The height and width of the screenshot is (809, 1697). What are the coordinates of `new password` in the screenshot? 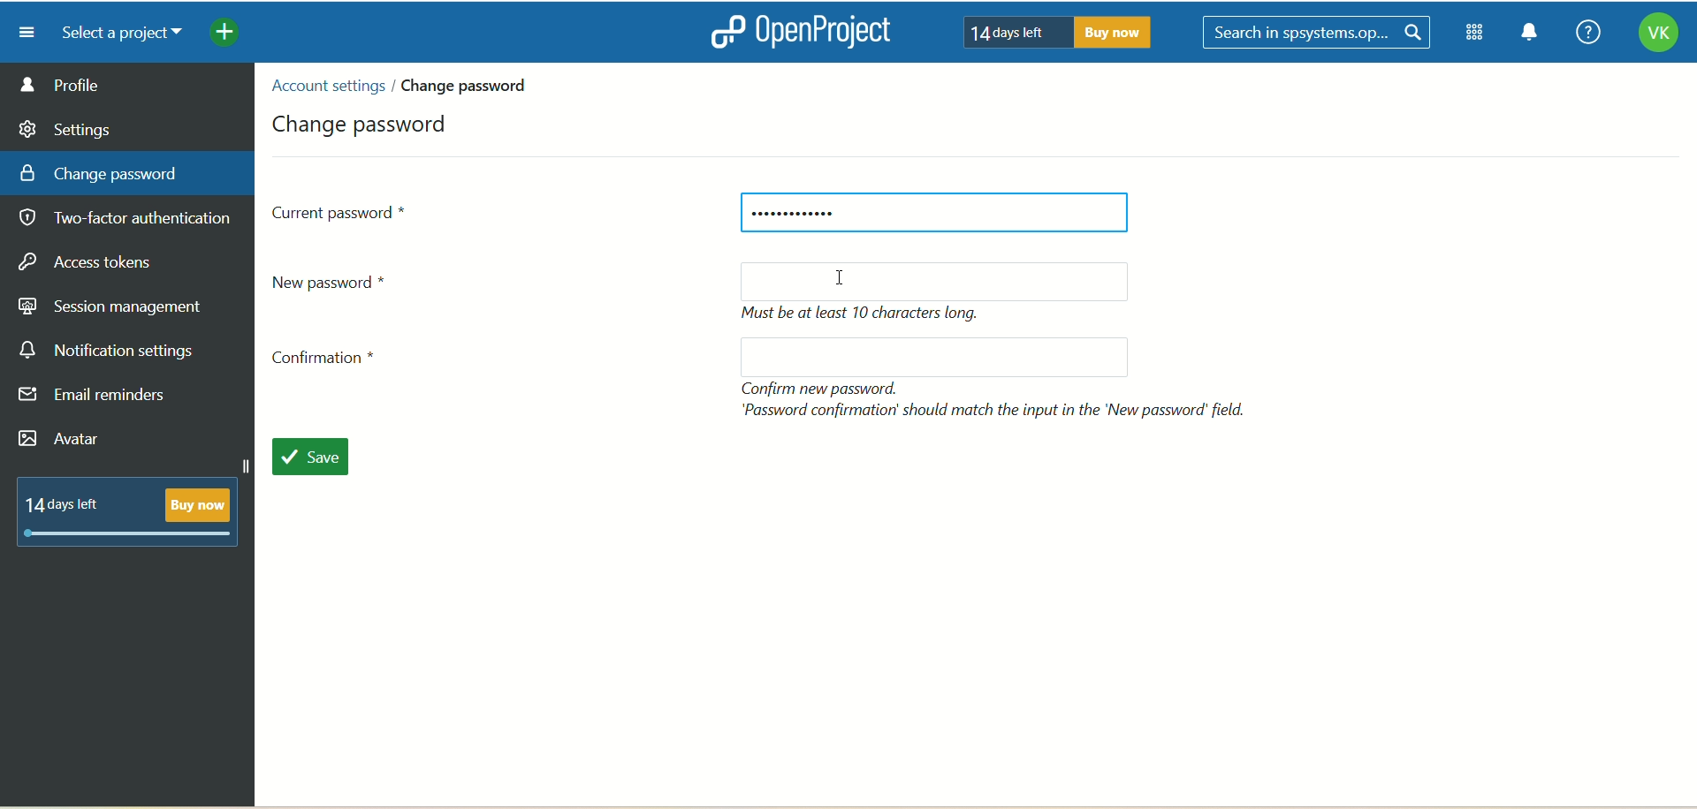 It's located at (338, 281).